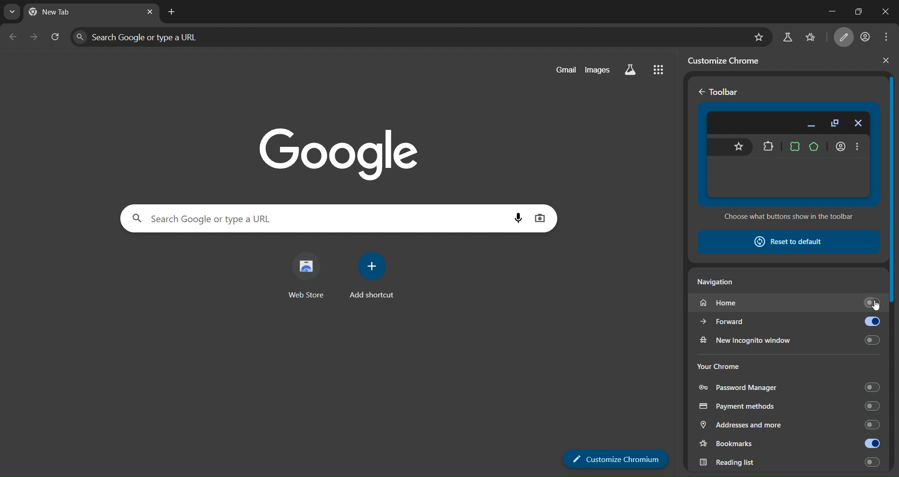 The height and width of the screenshot is (477, 899). Describe the element at coordinates (56, 38) in the screenshot. I see `reload page` at that location.